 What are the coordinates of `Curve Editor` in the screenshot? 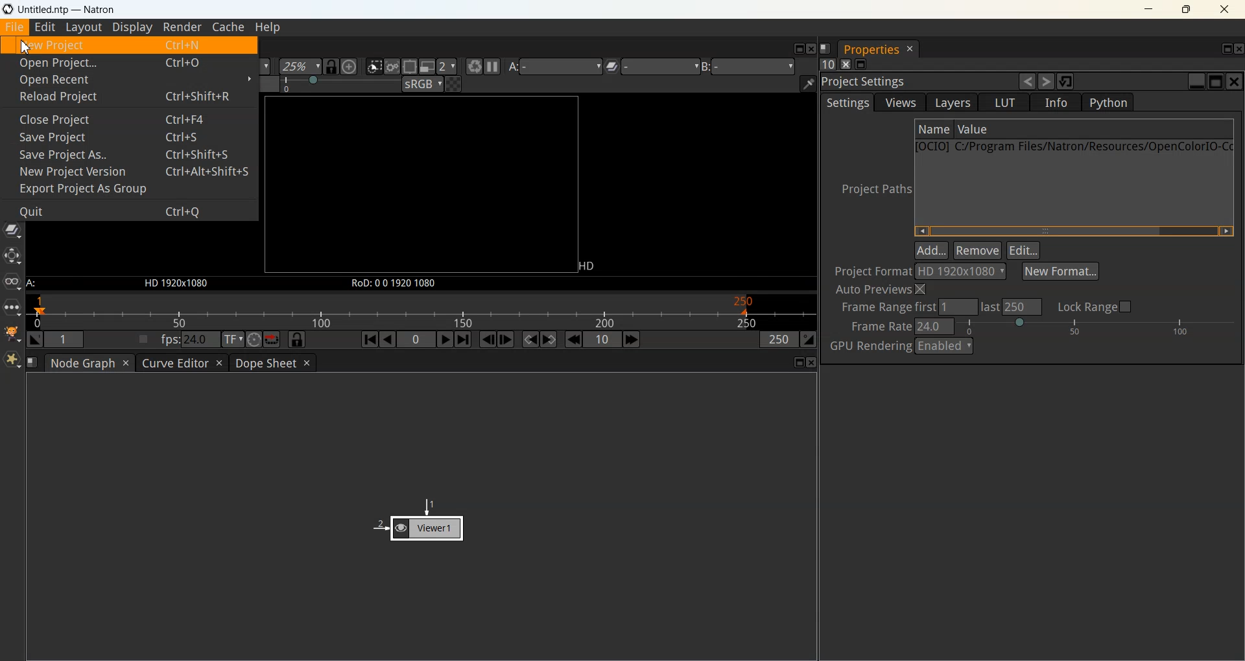 It's located at (174, 363).